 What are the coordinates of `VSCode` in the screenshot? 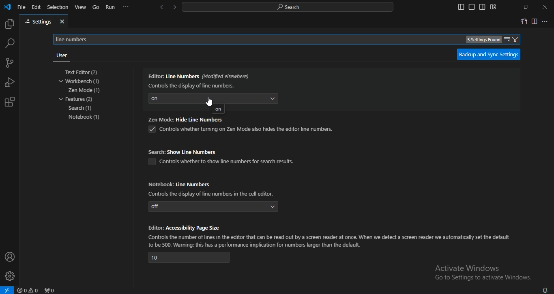 It's located at (7, 7).